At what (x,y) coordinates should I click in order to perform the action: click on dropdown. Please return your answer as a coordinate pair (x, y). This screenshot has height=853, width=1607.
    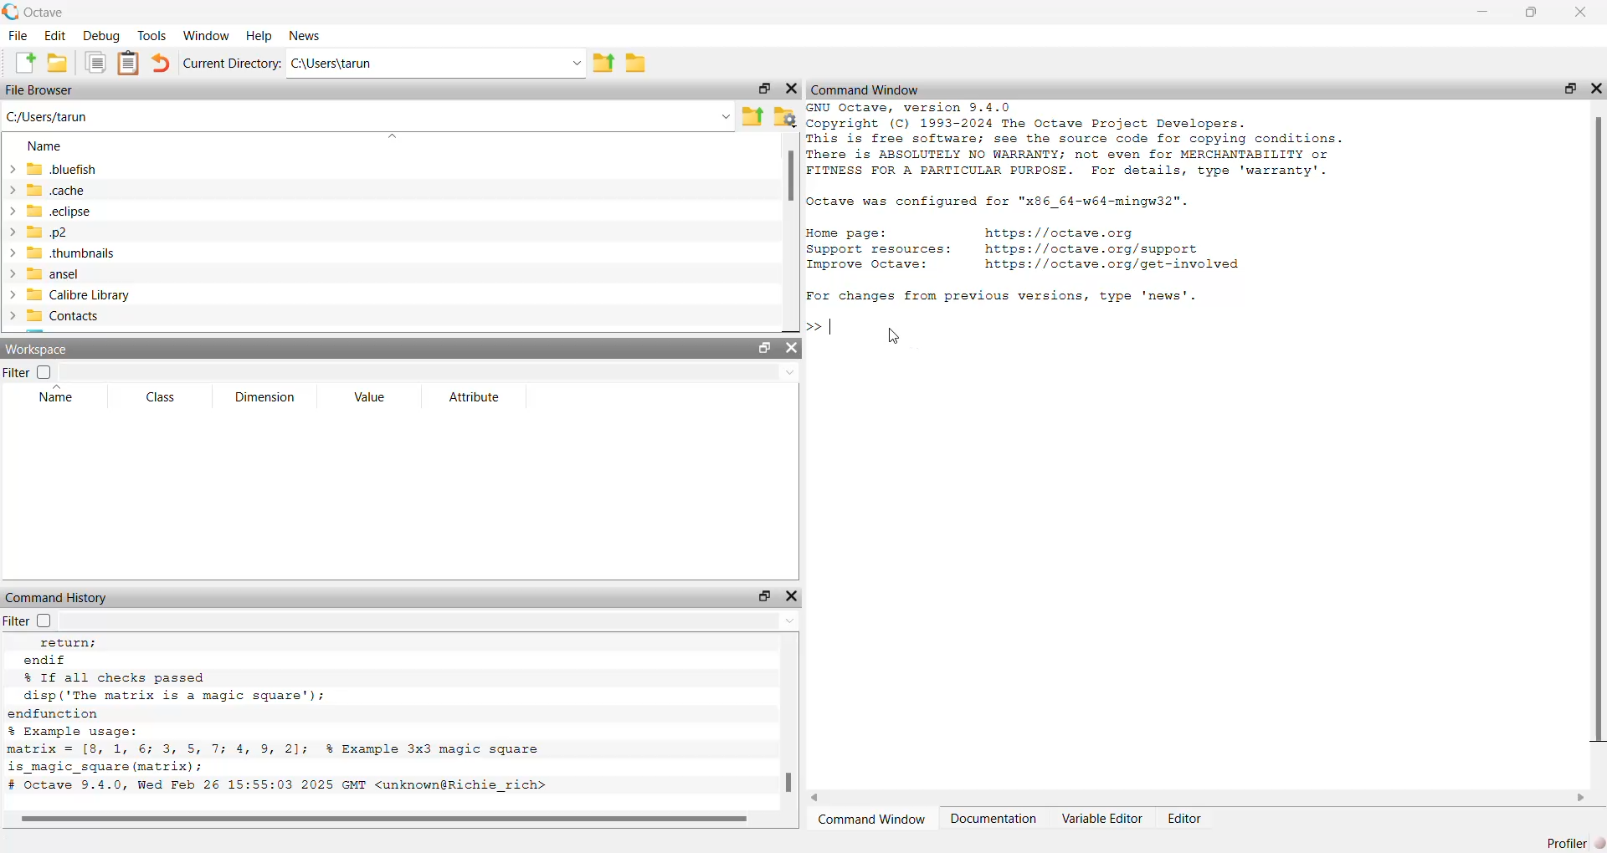
    Looking at the image, I should click on (723, 116).